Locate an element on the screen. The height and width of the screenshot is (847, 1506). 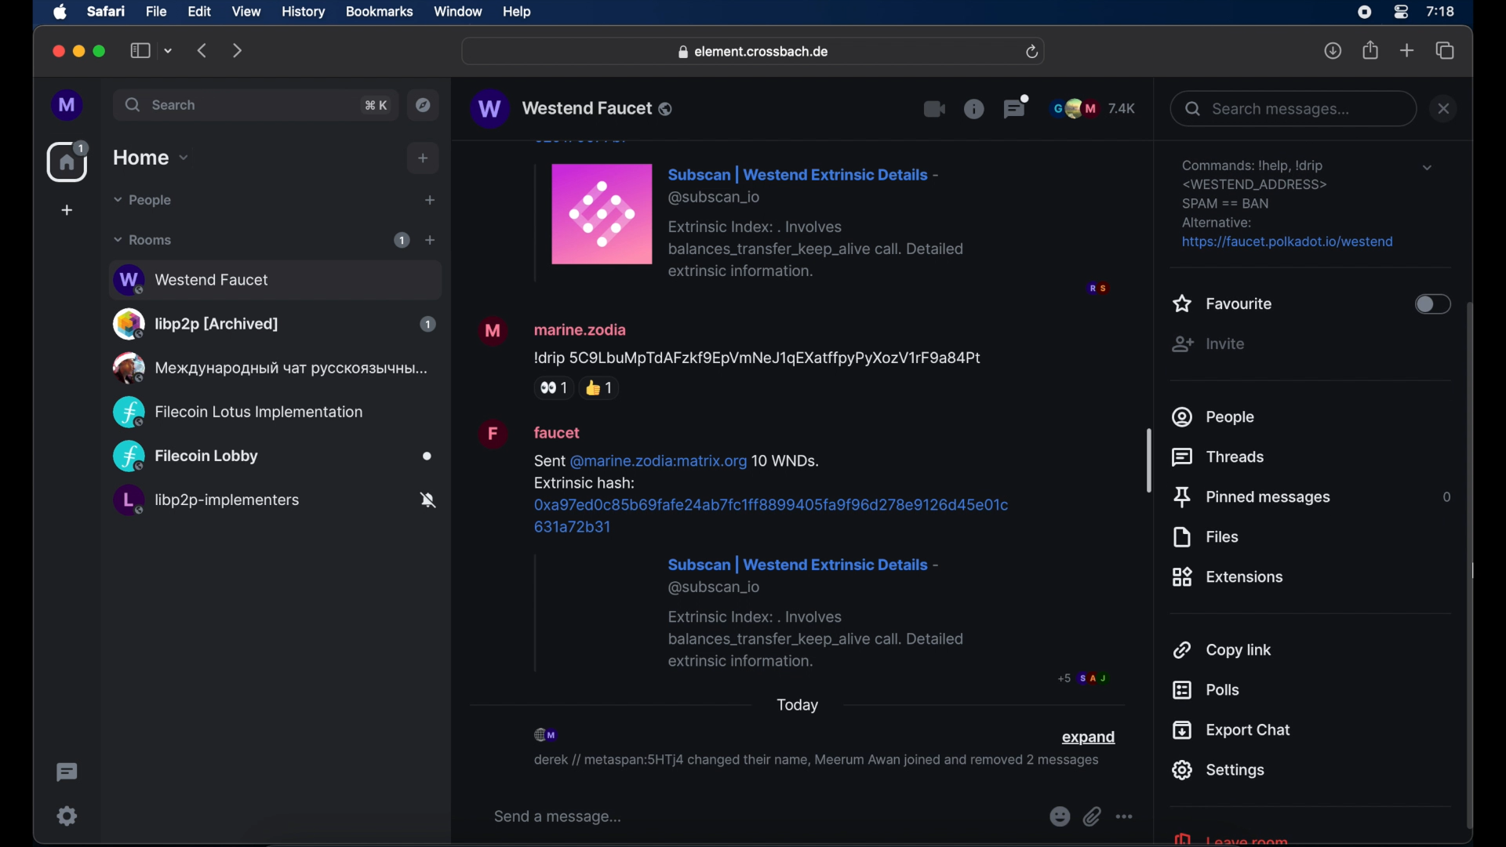
settings is located at coordinates (68, 816).